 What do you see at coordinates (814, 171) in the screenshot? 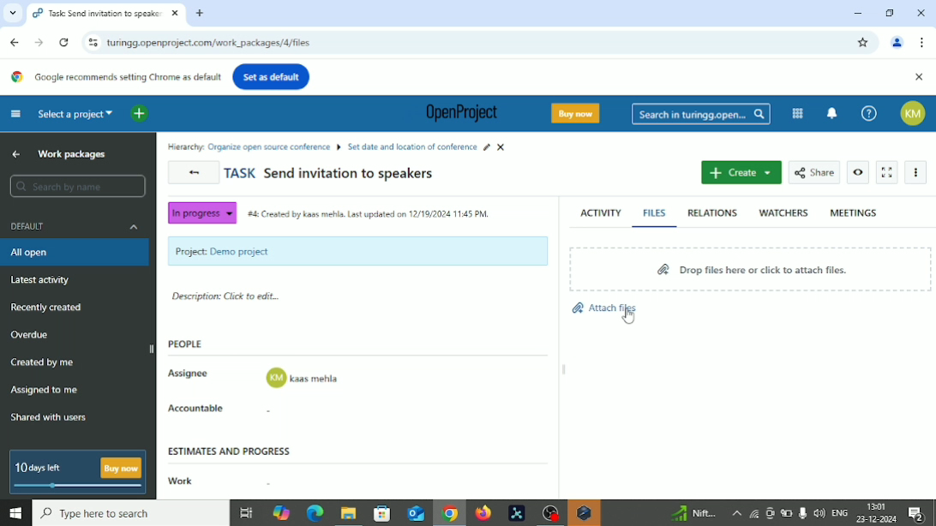
I see `Share` at bounding box center [814, 171].